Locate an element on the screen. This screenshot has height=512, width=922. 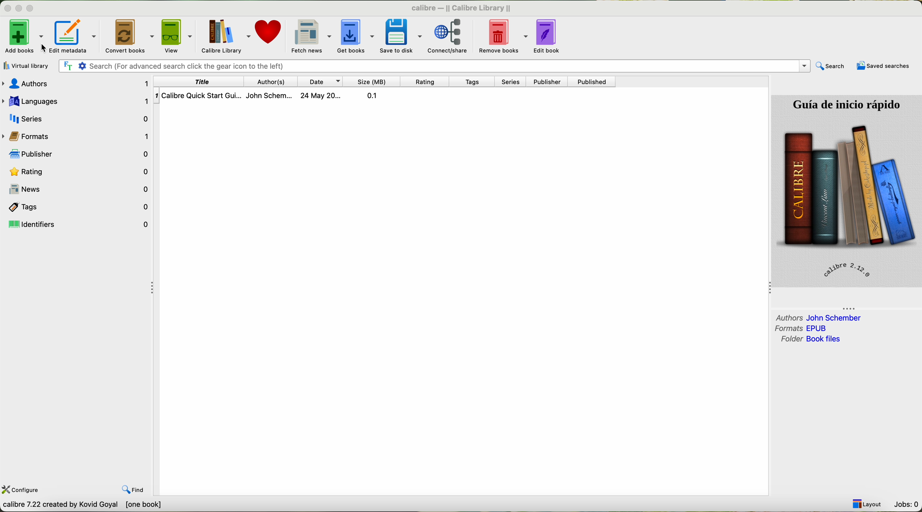
edit metadata is located at coordinates (76, 35).